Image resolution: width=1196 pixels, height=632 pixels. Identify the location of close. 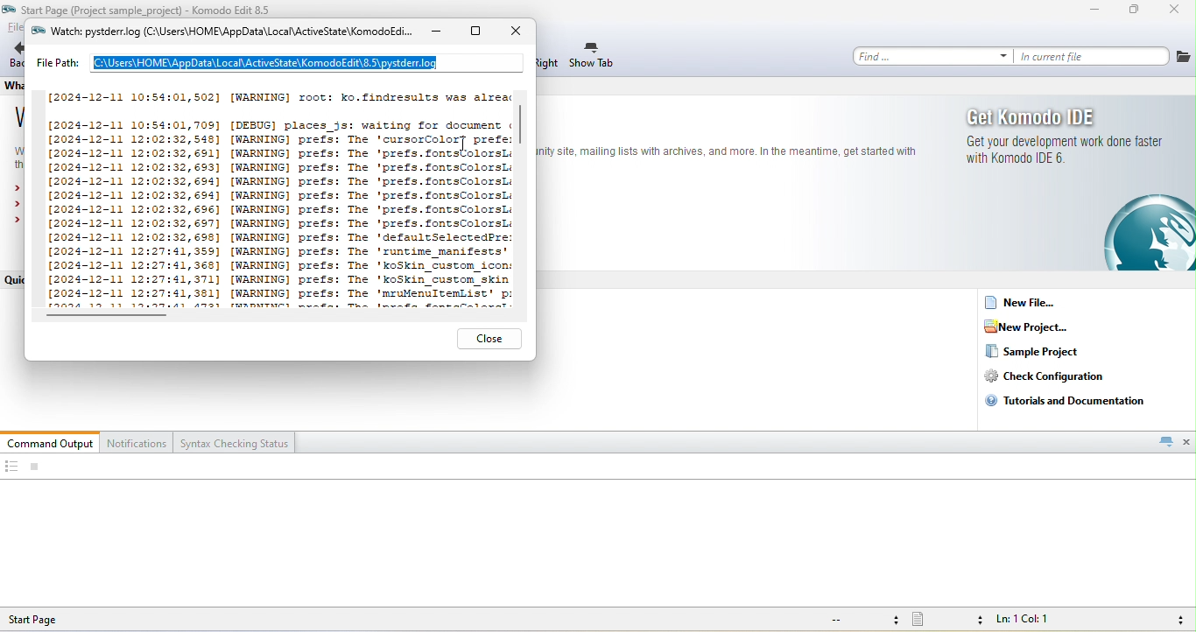
(517, 33).